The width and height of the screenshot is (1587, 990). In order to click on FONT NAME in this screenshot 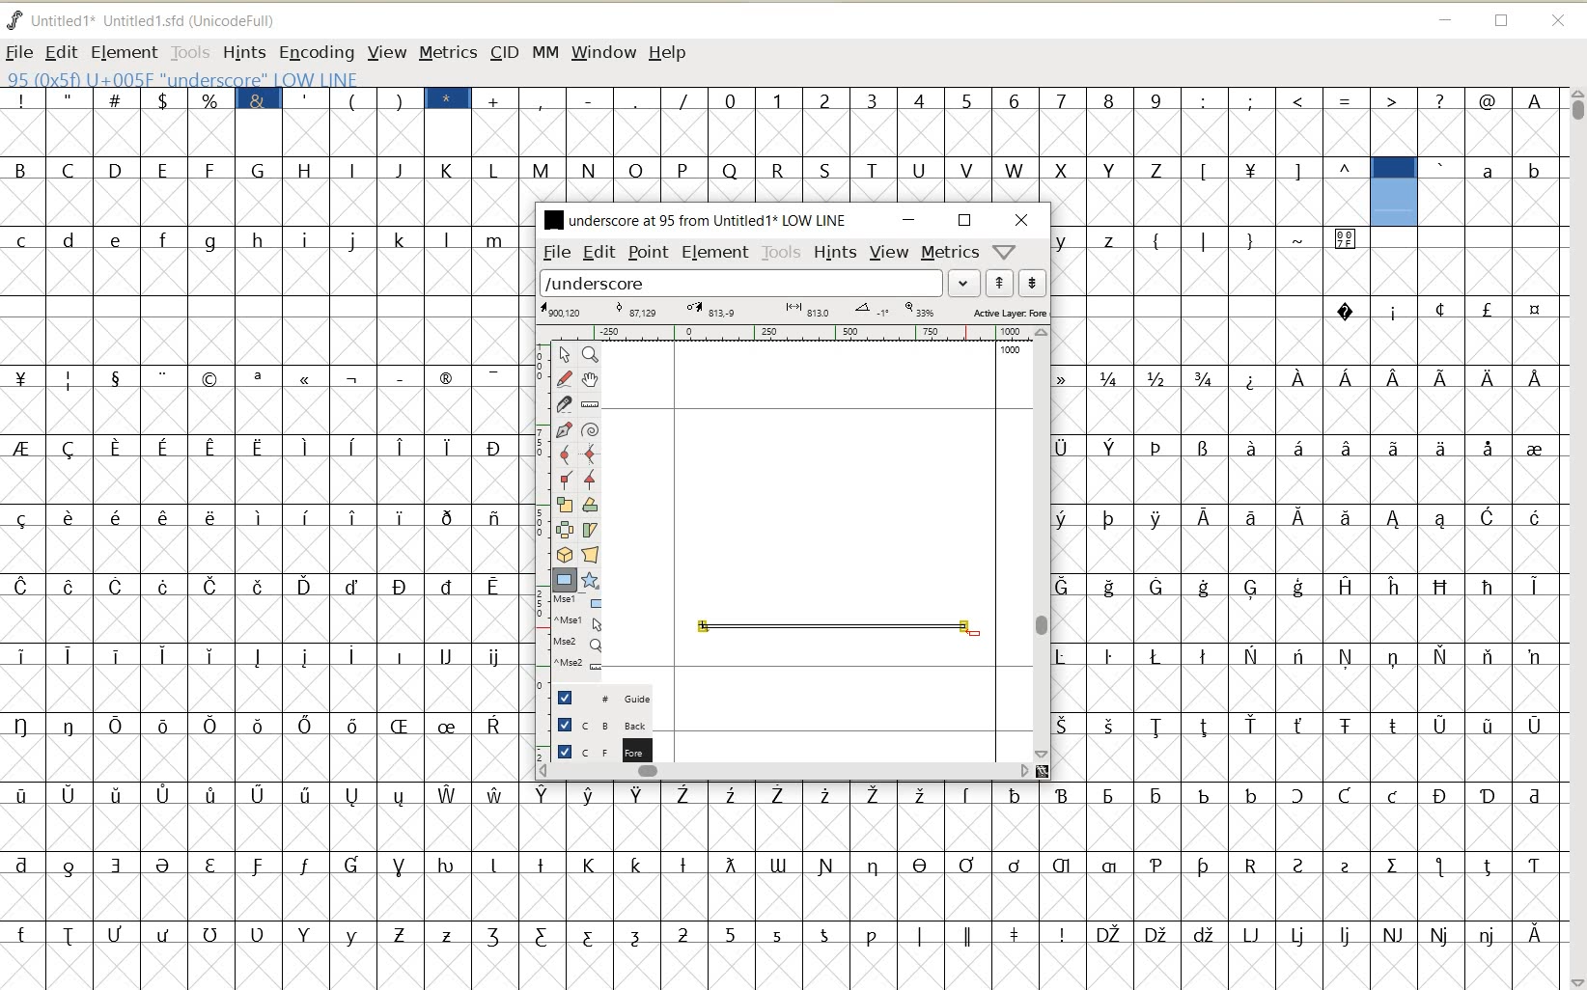, I will do `click(157, 20)`.